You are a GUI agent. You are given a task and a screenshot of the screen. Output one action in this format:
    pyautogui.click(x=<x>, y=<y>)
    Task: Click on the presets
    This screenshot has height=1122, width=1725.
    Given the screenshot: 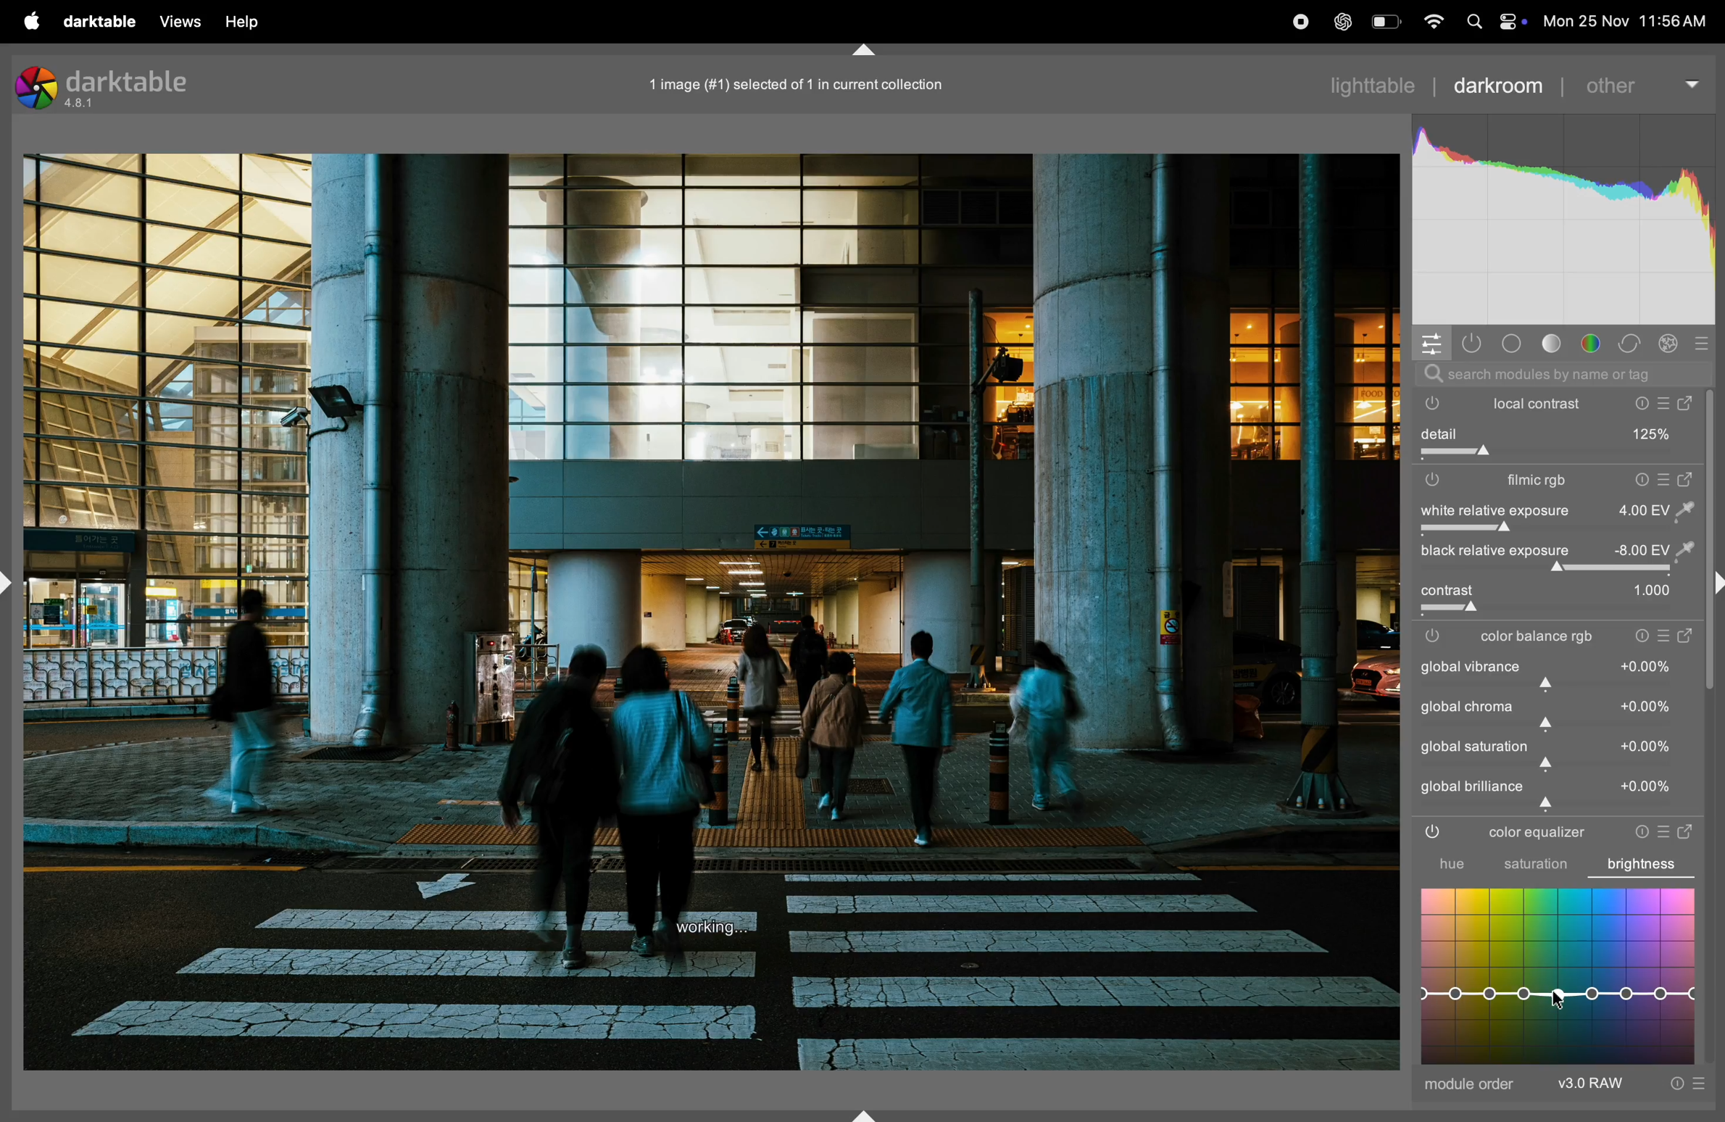 What is the action you would take?
    pyautogui.click(x=1664, y=637)
    